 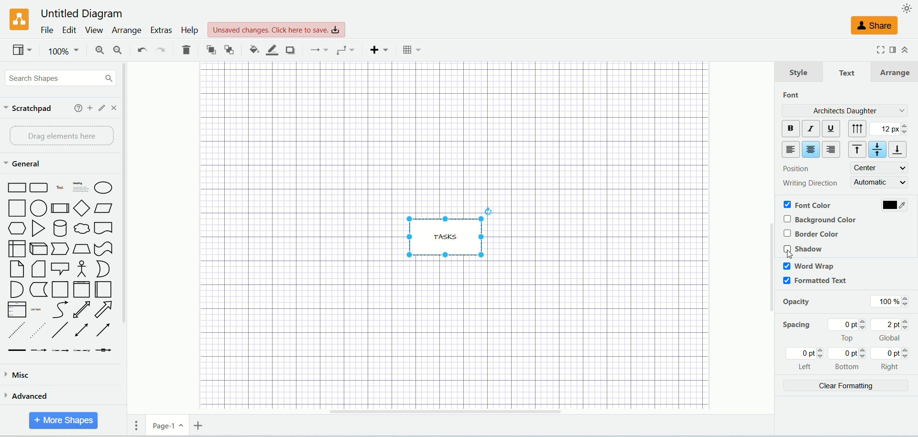 I want to click on Circle, so click(x=39, y=208).